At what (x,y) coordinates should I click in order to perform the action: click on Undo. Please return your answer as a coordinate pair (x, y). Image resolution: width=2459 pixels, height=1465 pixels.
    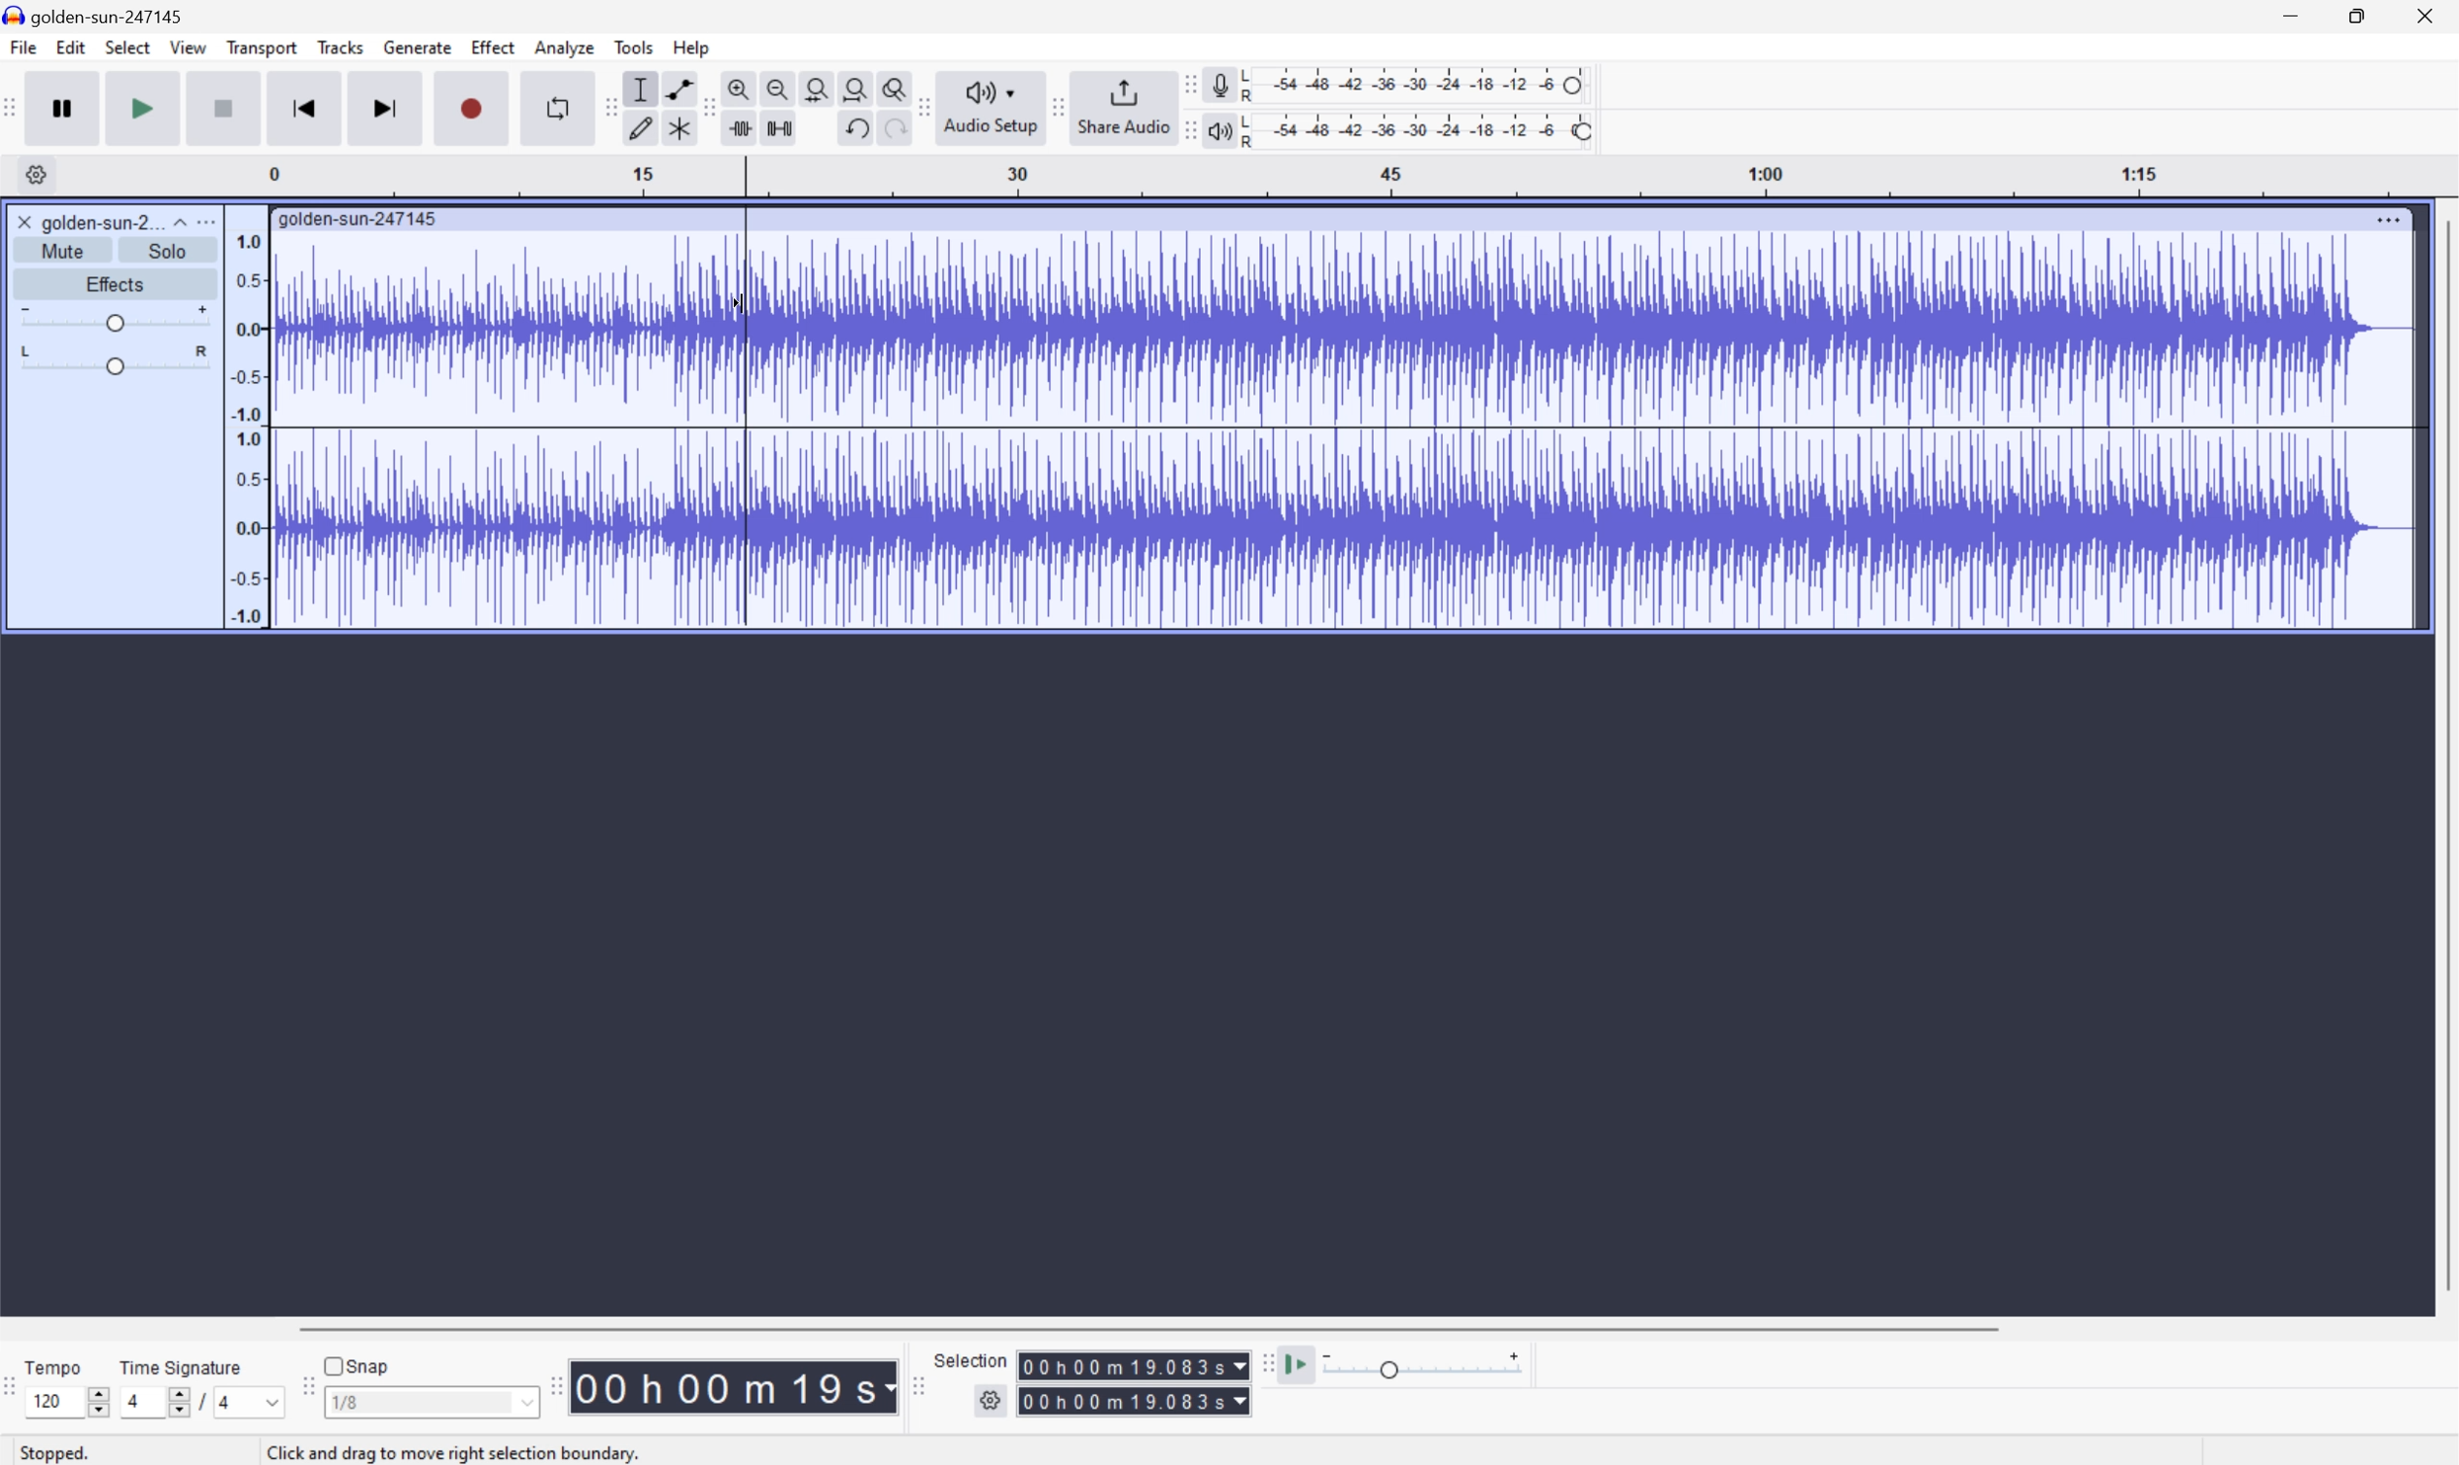
    Looking at the image, I should click on (853, 125).